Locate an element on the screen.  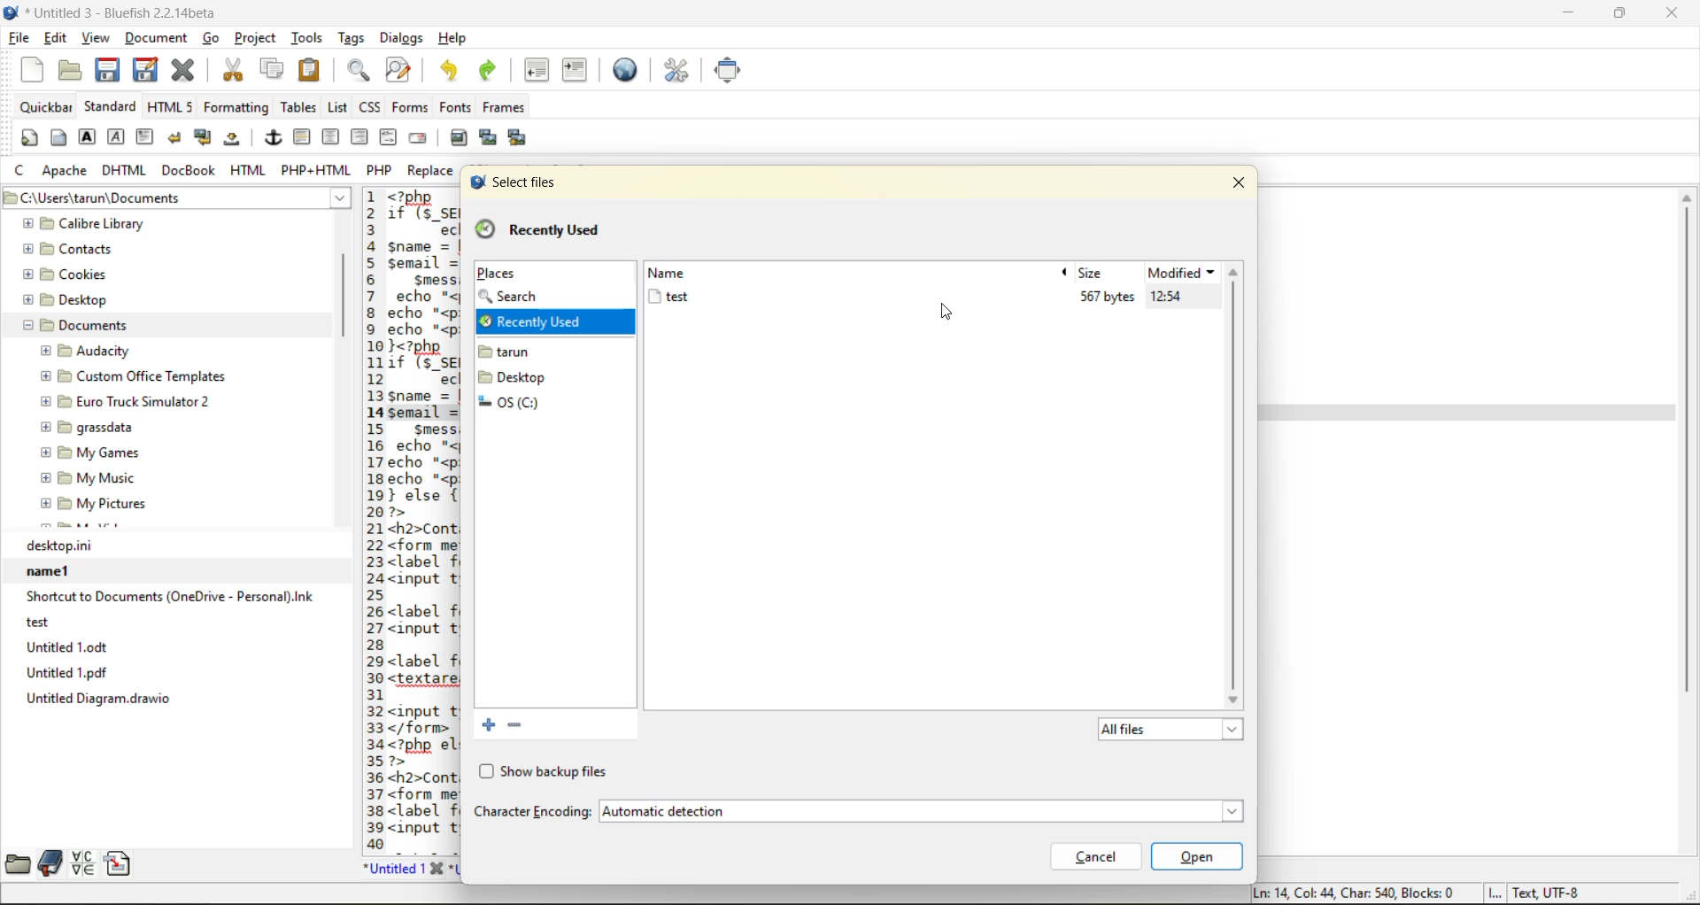
formatting is located at coordinates (237, 107).